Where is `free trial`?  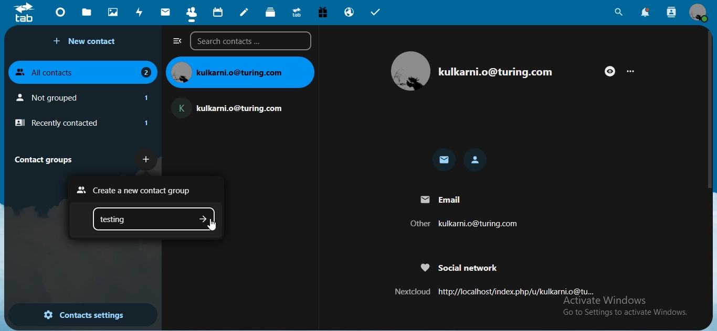 free trial is located at coordinates (324, 13).